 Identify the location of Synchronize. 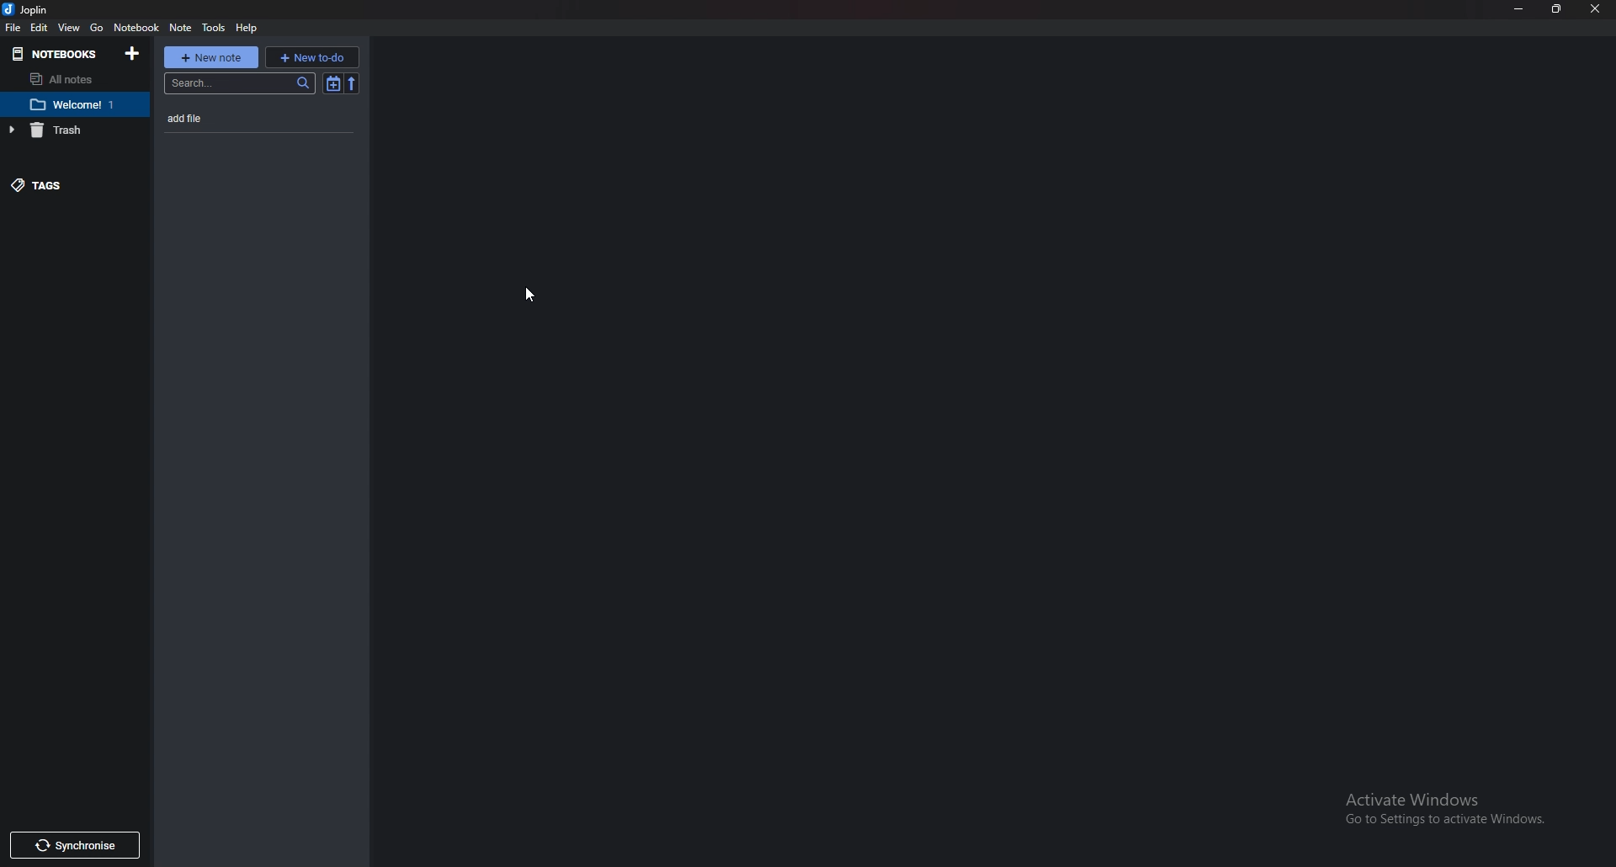
(76, 845).